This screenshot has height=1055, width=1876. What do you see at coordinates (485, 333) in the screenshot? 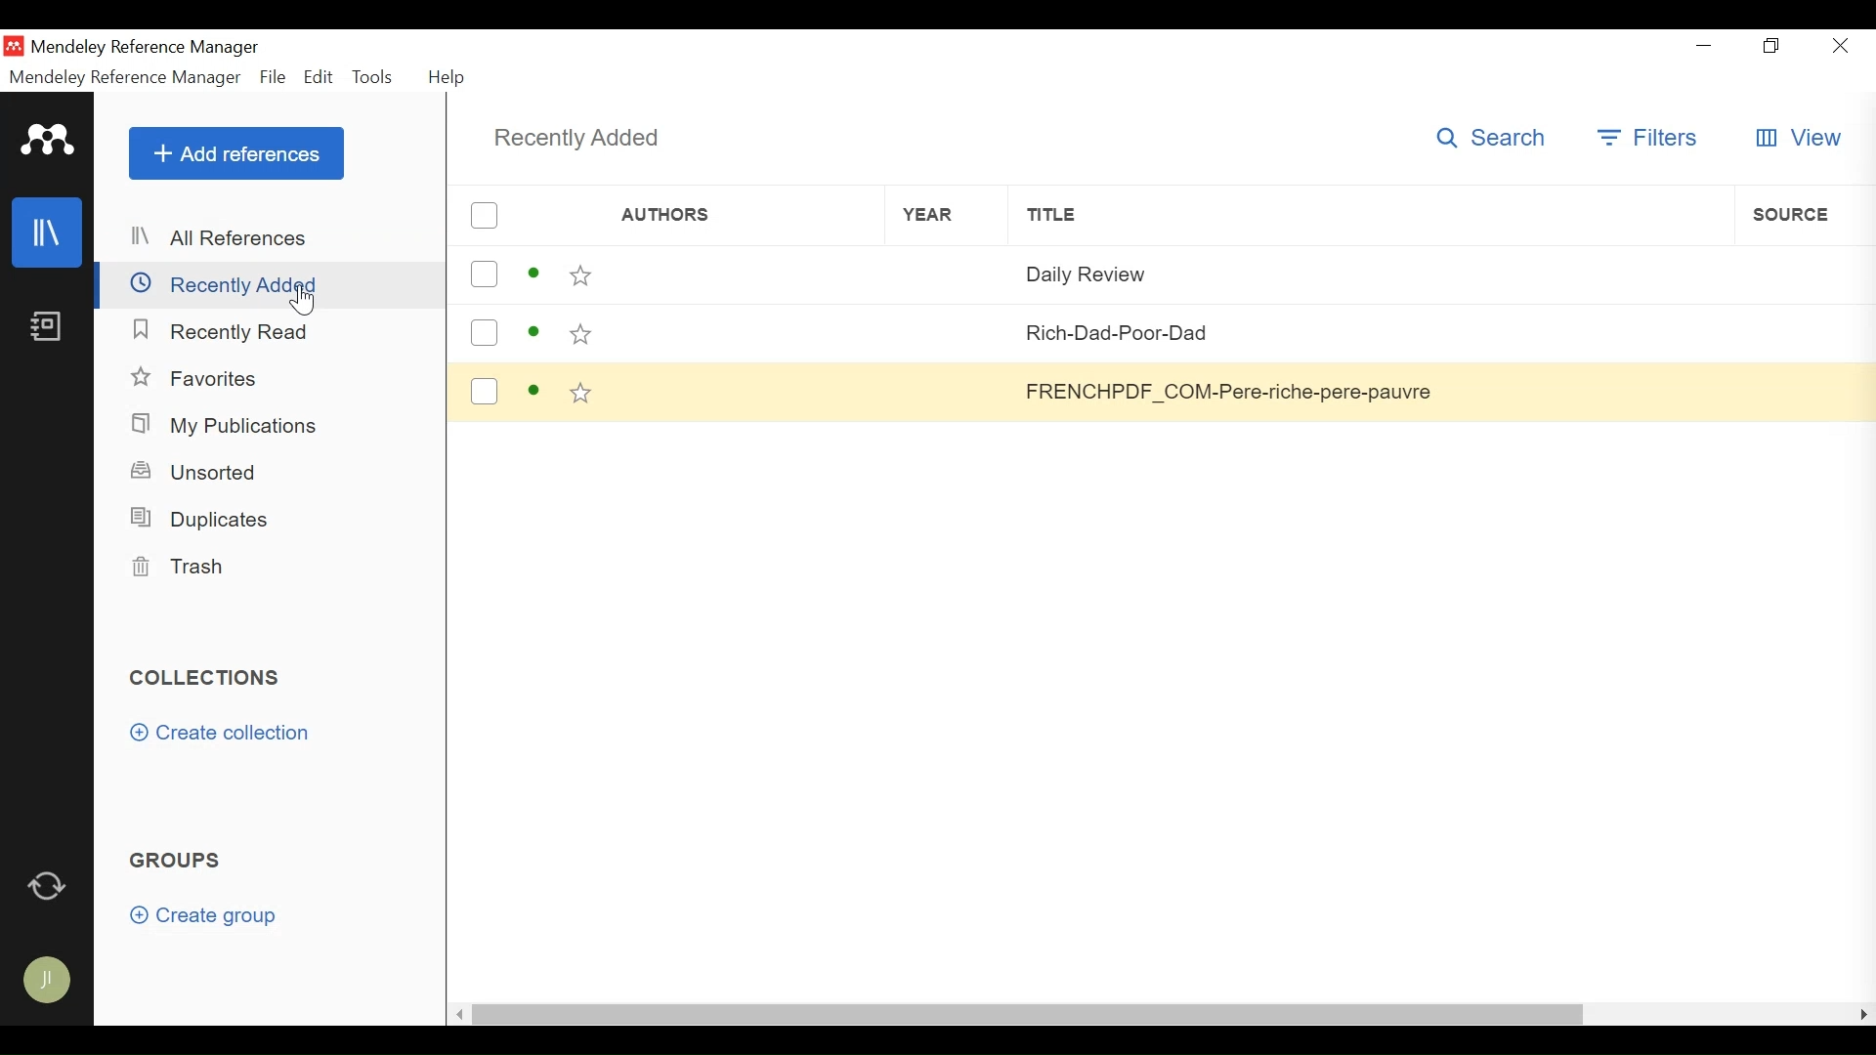
I see `(un)select ` at bounding box center [485, 333].